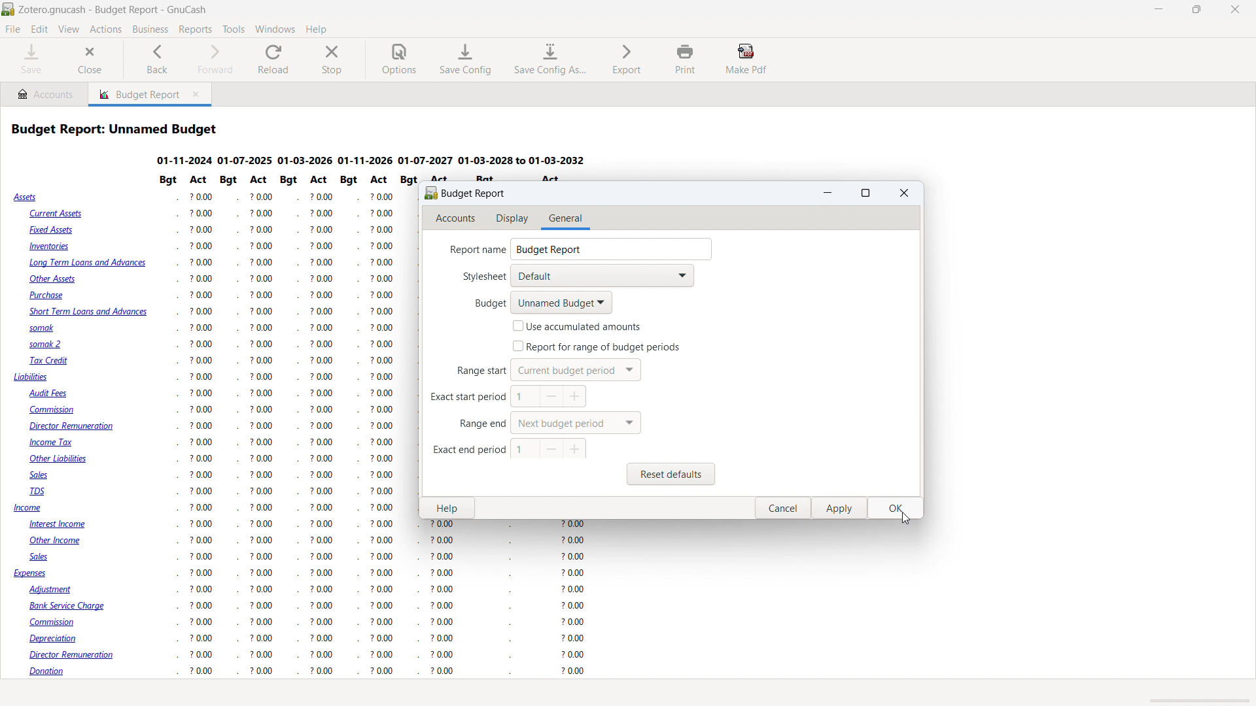 Image resolution: width=1256 pixels, height=706 pixels. I want to click on display, so click(514, 219).